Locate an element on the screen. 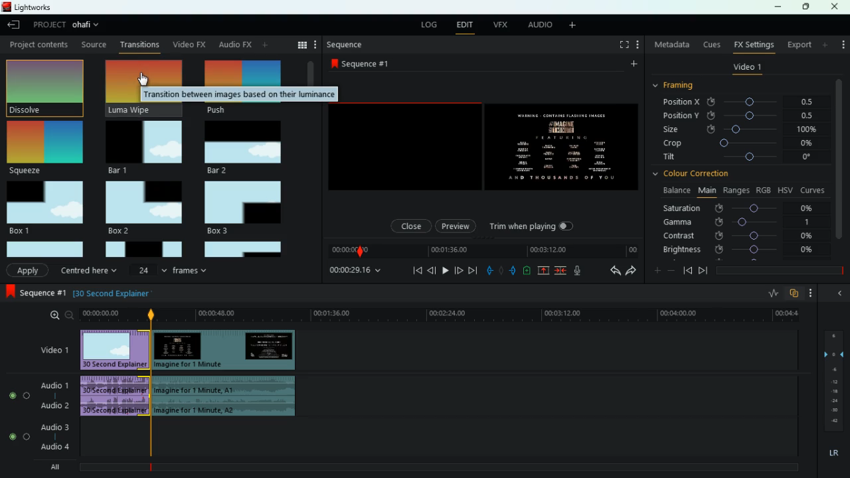  export is located at coordinates (798, 45).